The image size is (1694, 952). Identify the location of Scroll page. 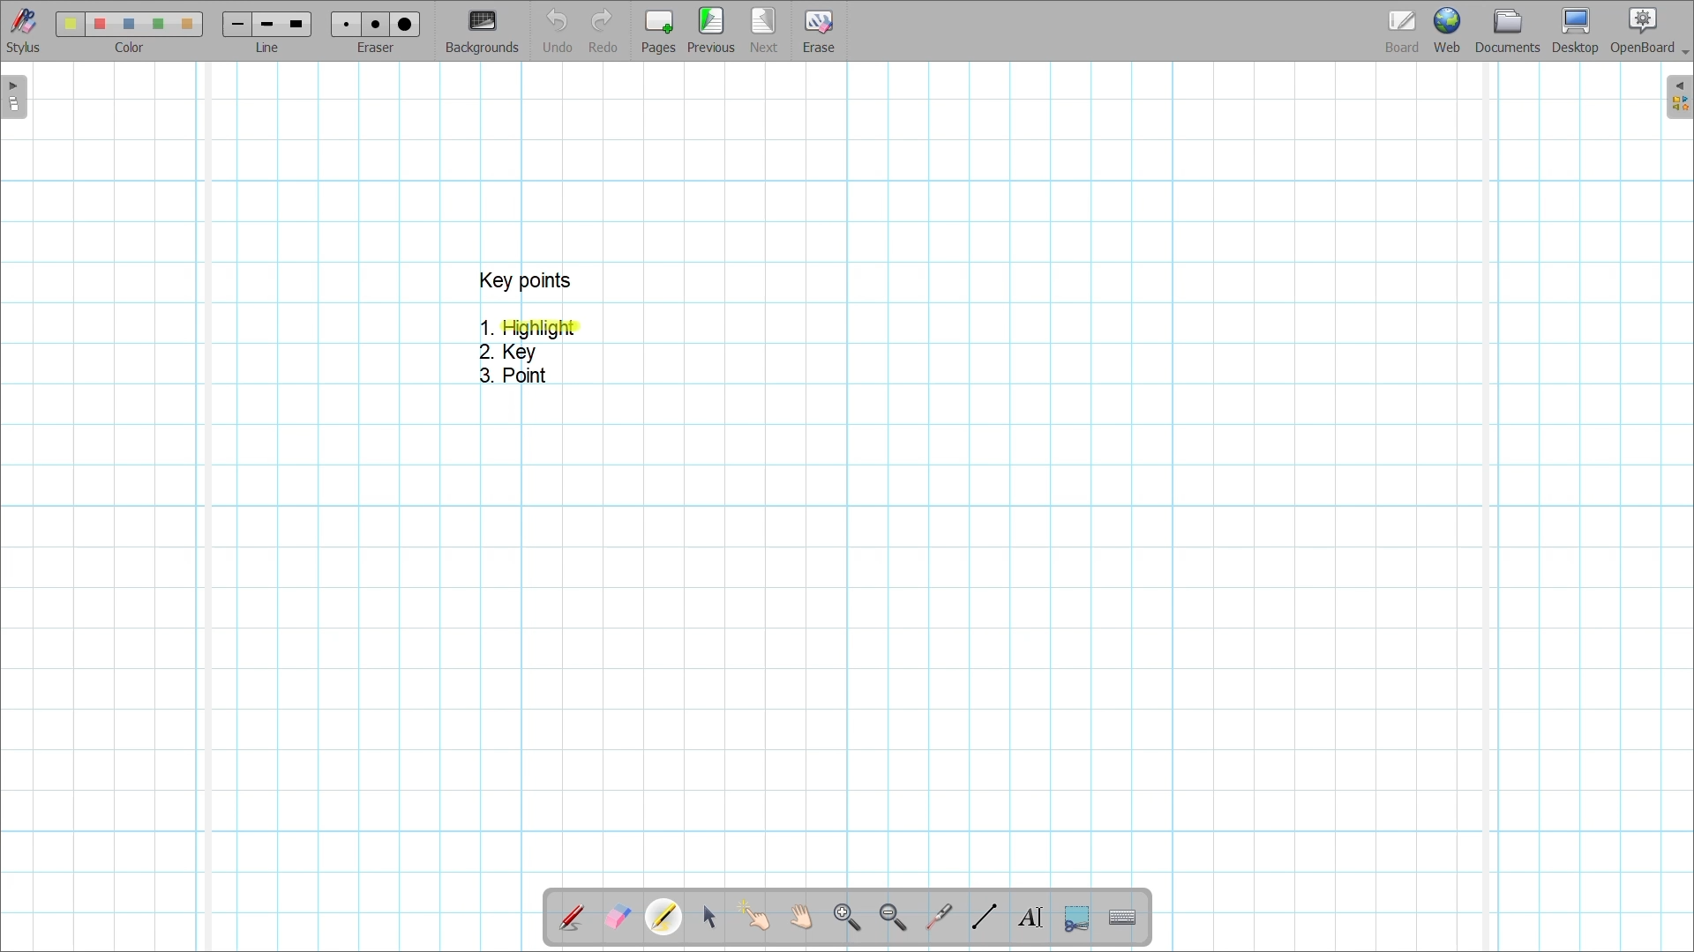
(800, 917).